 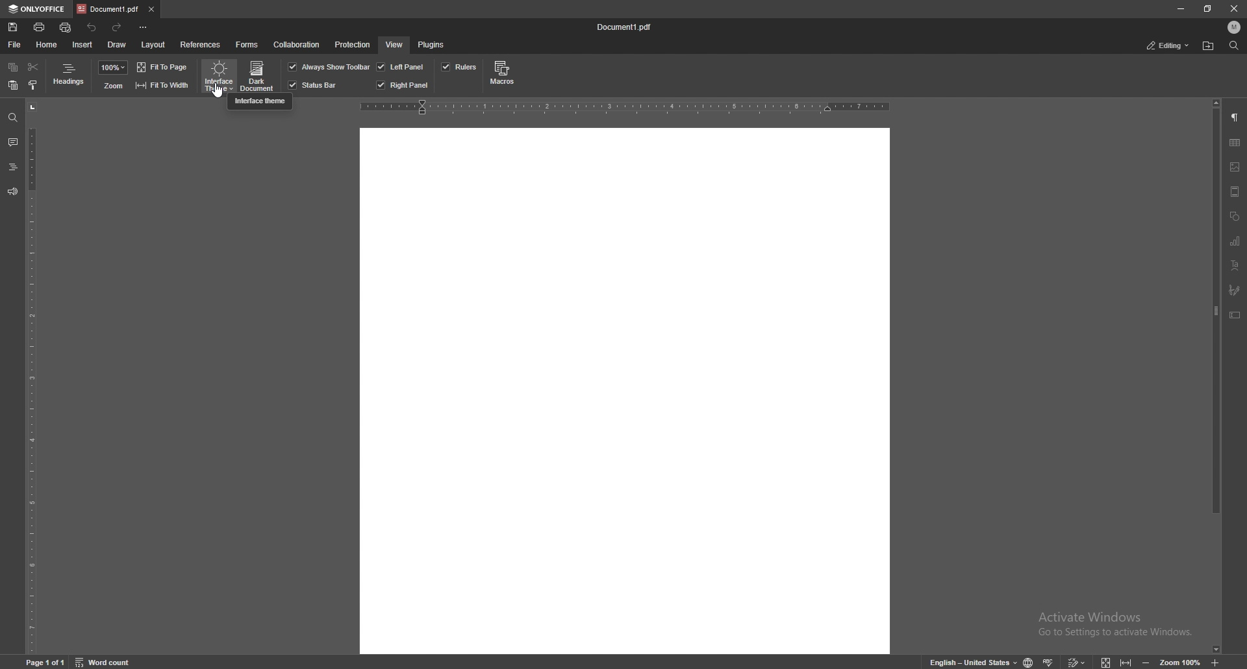 I want to click on status bar, so click(x=314, y=85).